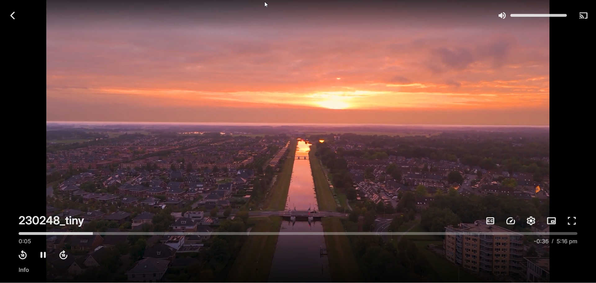 Image resolution: width=596 pixels, height=283 pixels. What do you see at coordinates (25, 242) in the screenshot?
I see `played time 0.05` at bounding box center [25, 242].